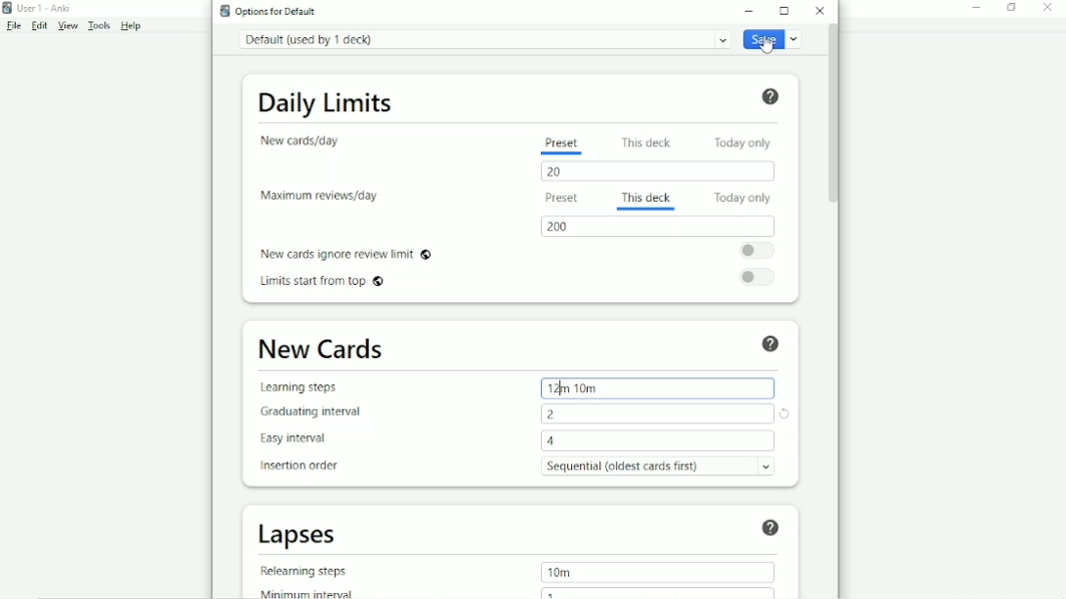 This screenshot has height=599, width=1066. What do you see at coordinates (554, 593) in the screenshot?
I see `1` at bounding box center [554, 593].